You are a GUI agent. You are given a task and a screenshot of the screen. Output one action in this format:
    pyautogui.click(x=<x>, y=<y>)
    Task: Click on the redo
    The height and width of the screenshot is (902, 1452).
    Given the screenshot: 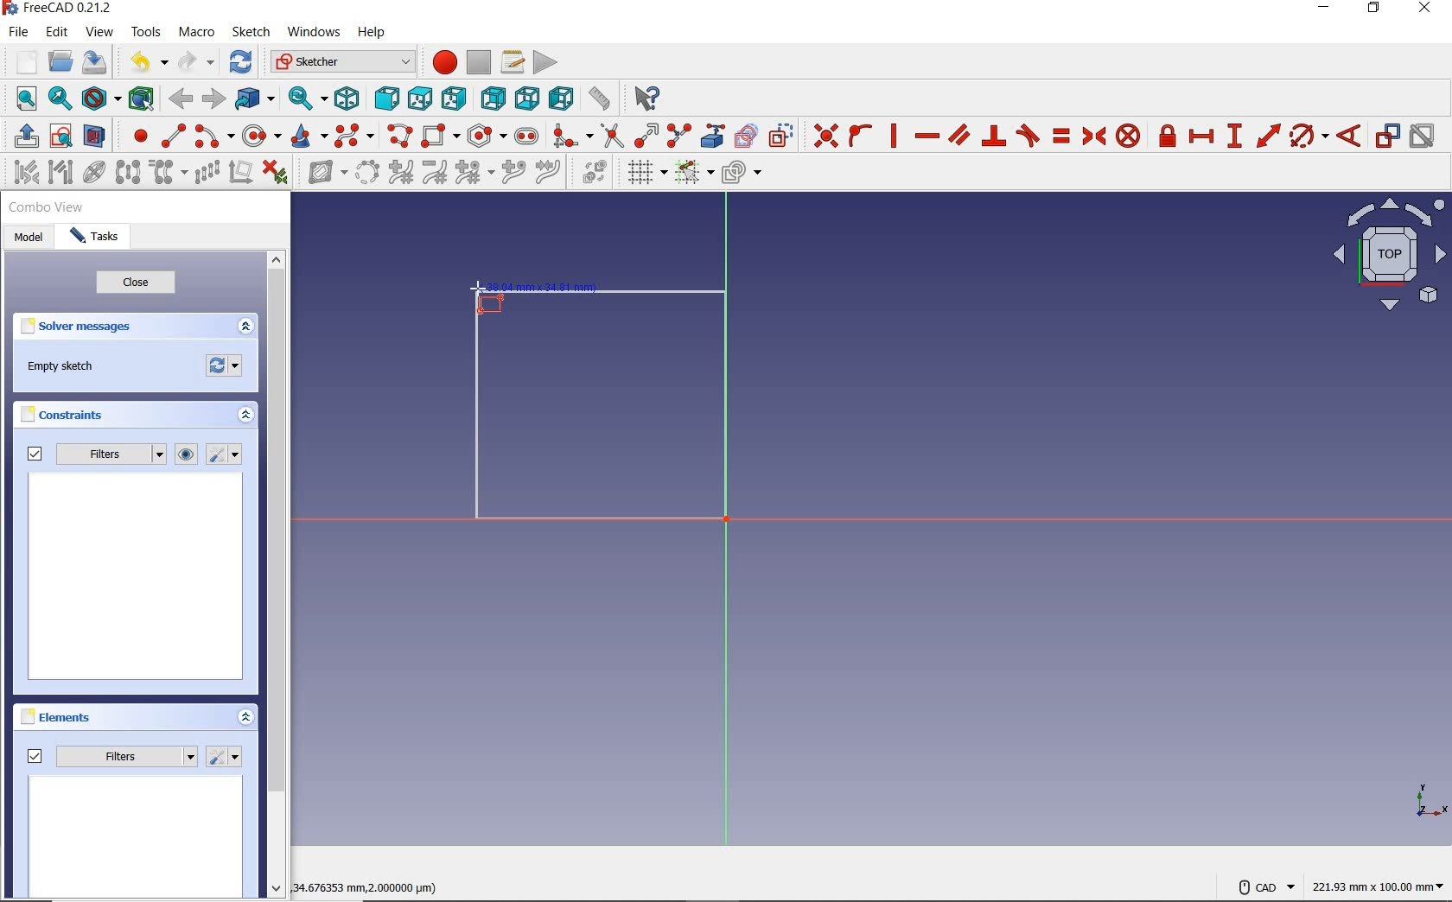 What is the action you would take?
    pyautogui.click(x=196, y=62)
    